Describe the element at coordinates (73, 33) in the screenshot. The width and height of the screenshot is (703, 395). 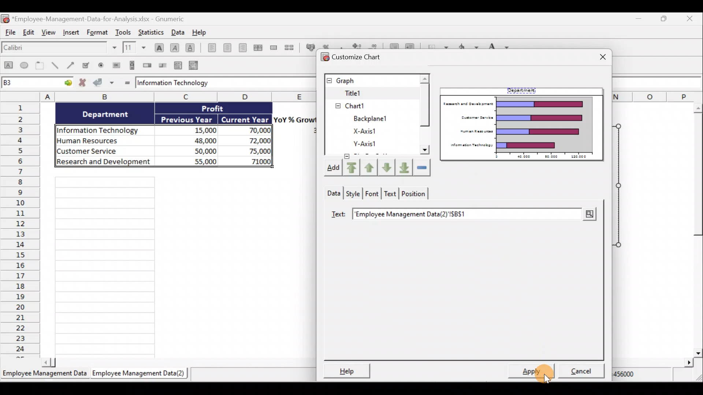
I see `Insert` at that location.